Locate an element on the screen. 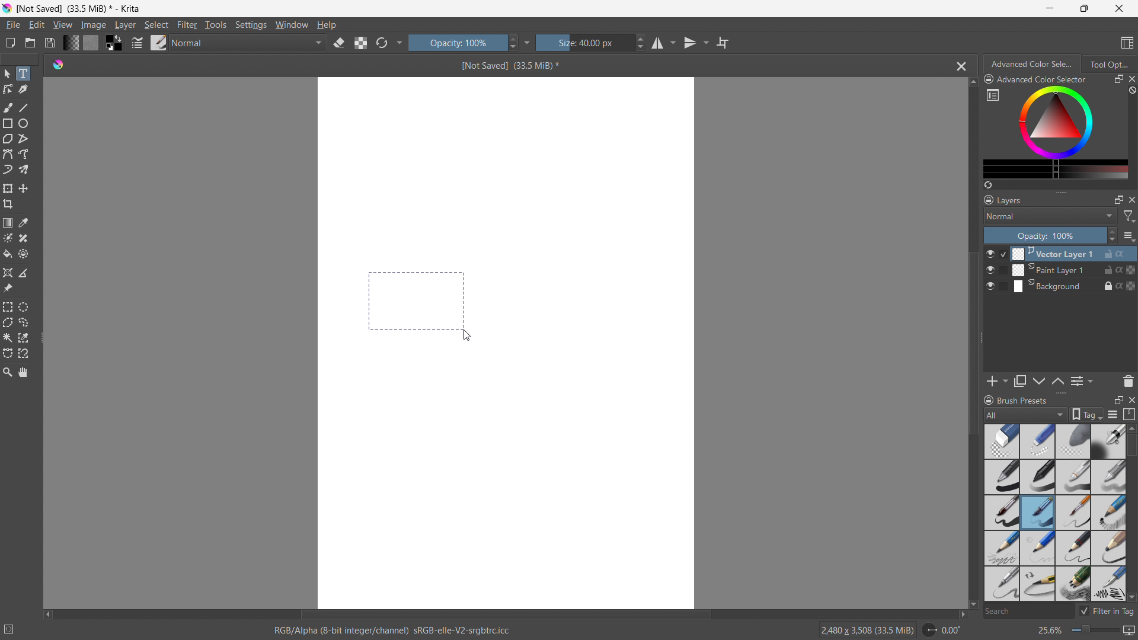  advanced color selection is located at coordinates (1033, 64).